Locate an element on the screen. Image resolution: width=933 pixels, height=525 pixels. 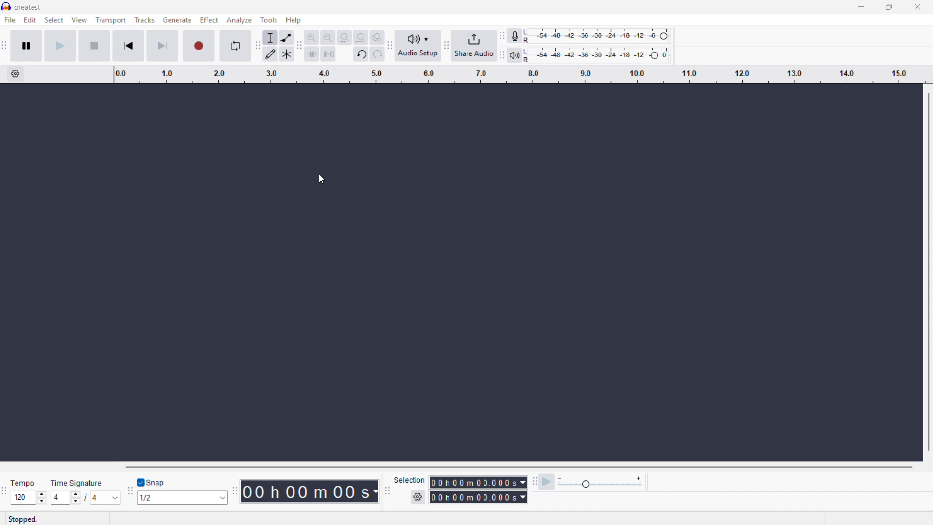
Time signature toolbar  is located at coordinates (4, 495).